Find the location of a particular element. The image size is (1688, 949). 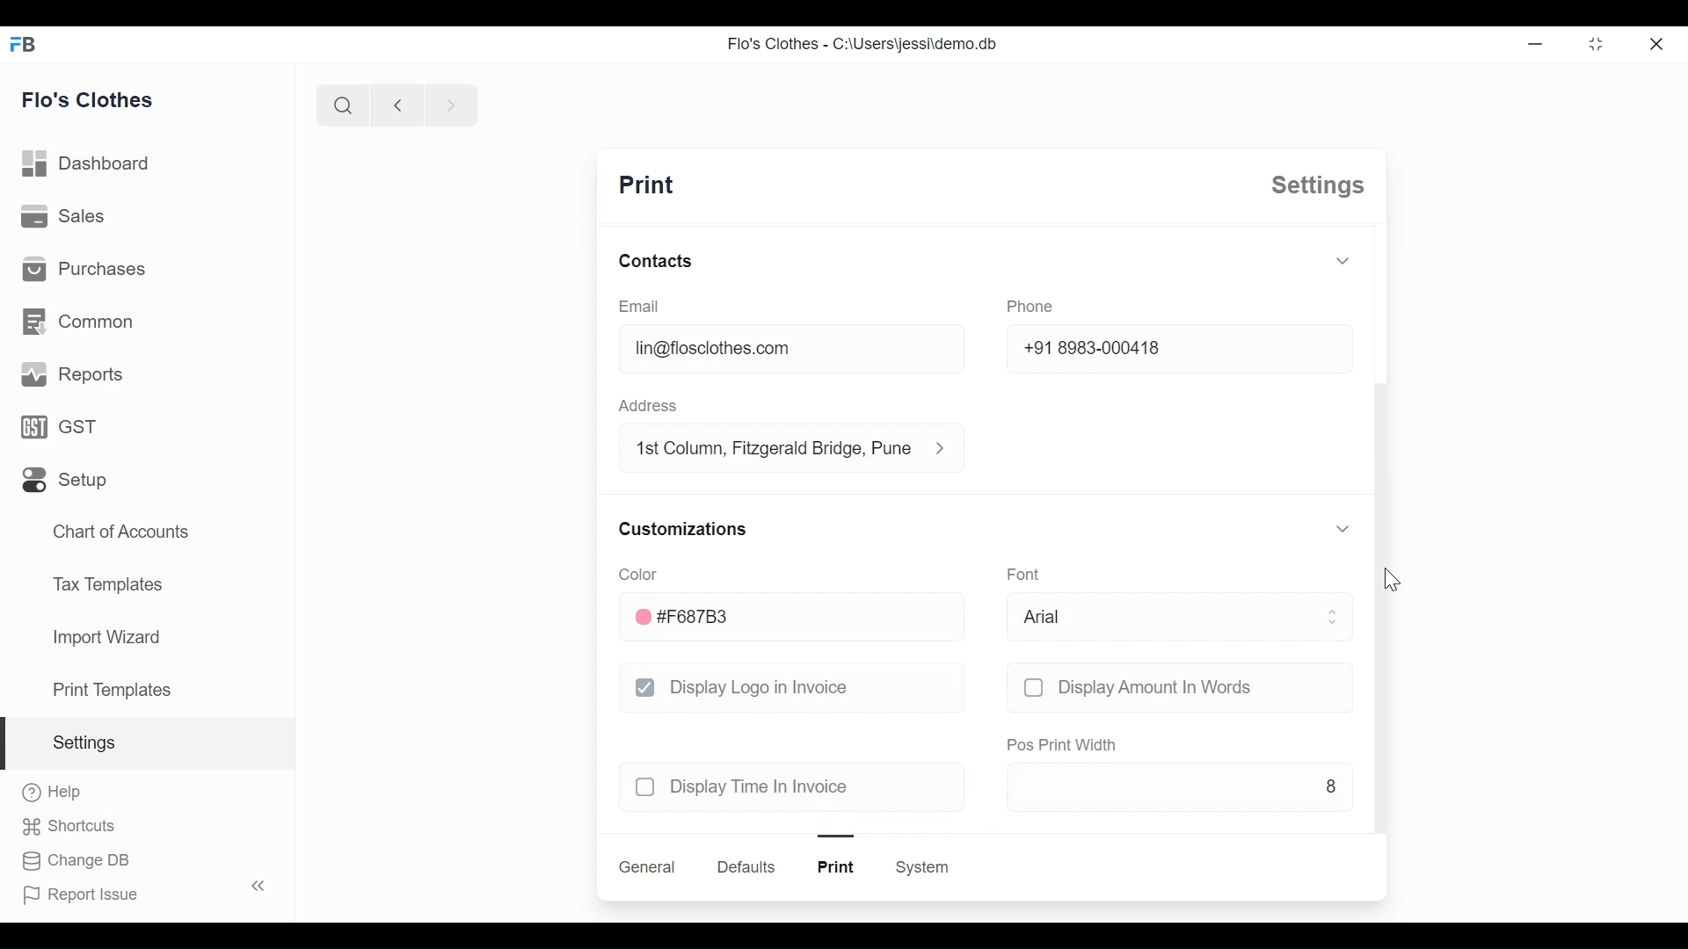

import wizard is located at coordinates (105, 637).